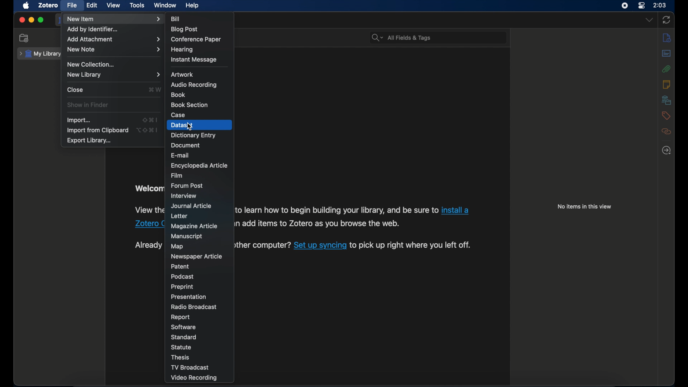 The height and width of the screenshot is (387, 688). I want to click on add attachment, so click(114, 39).